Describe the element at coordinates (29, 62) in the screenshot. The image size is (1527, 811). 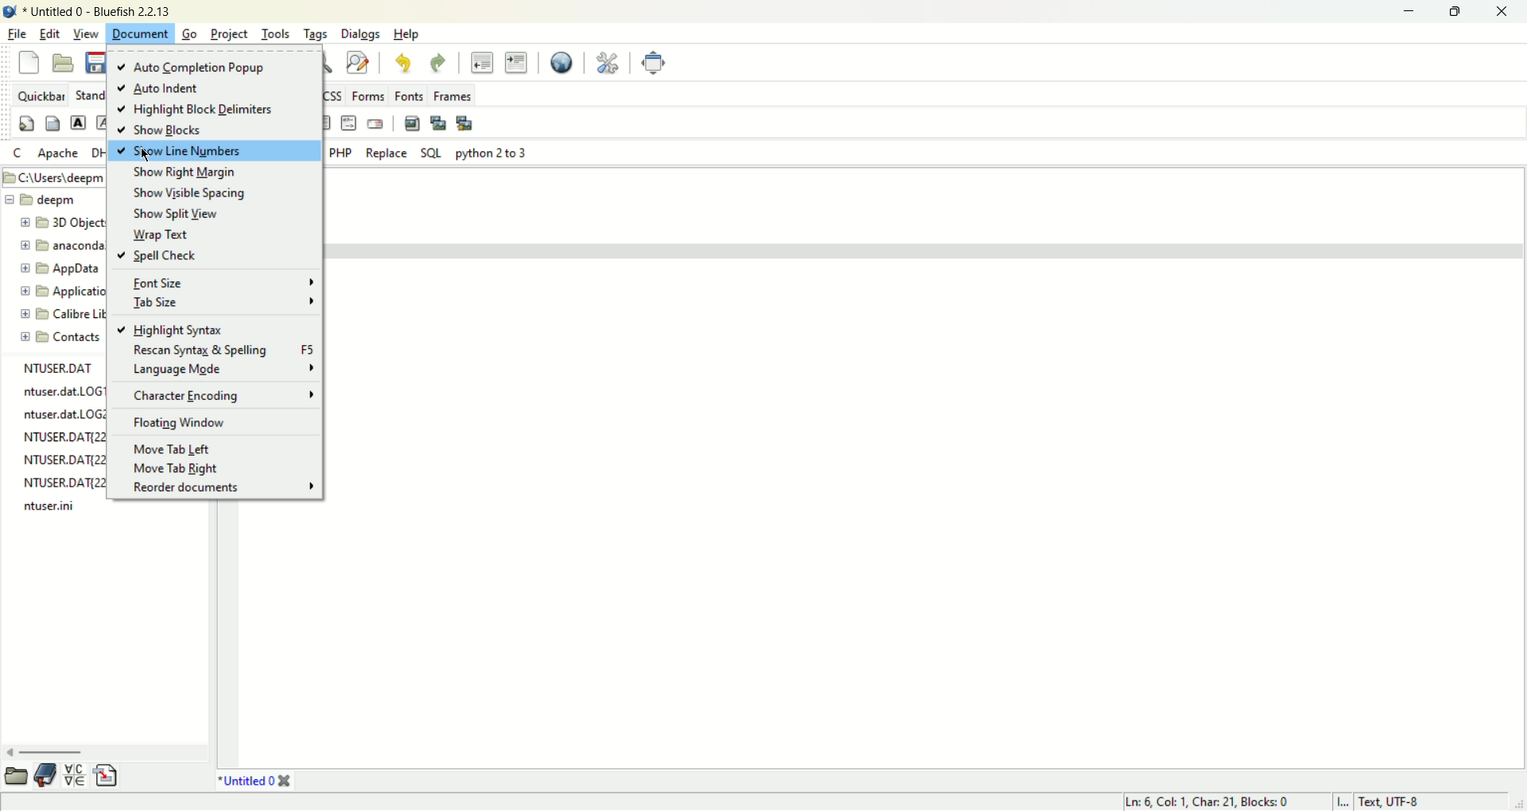
I see `new` at that location.